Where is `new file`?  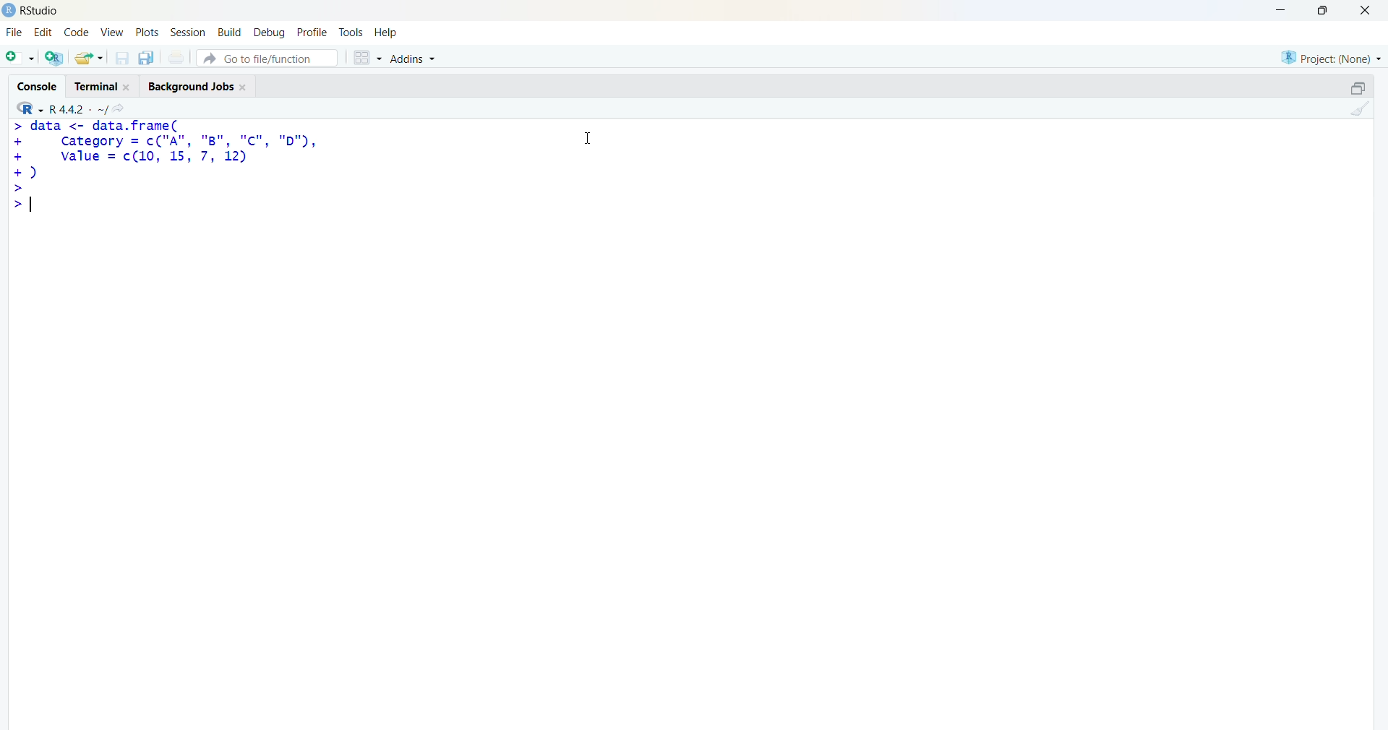
new file is located at coordinates (20, 56).